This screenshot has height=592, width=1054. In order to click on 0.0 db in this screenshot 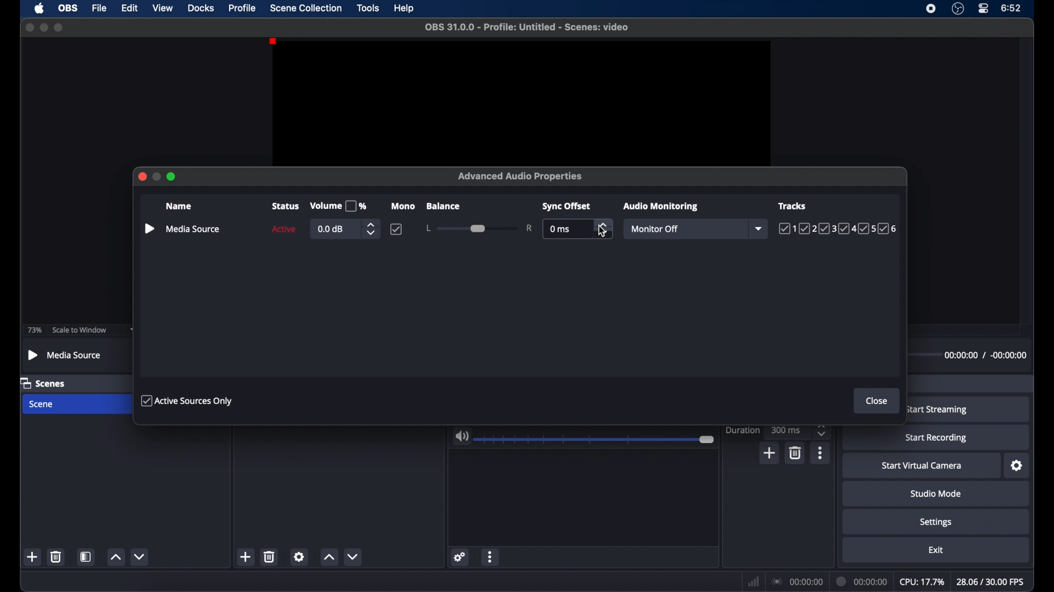, I will do `click(332, 229)`.